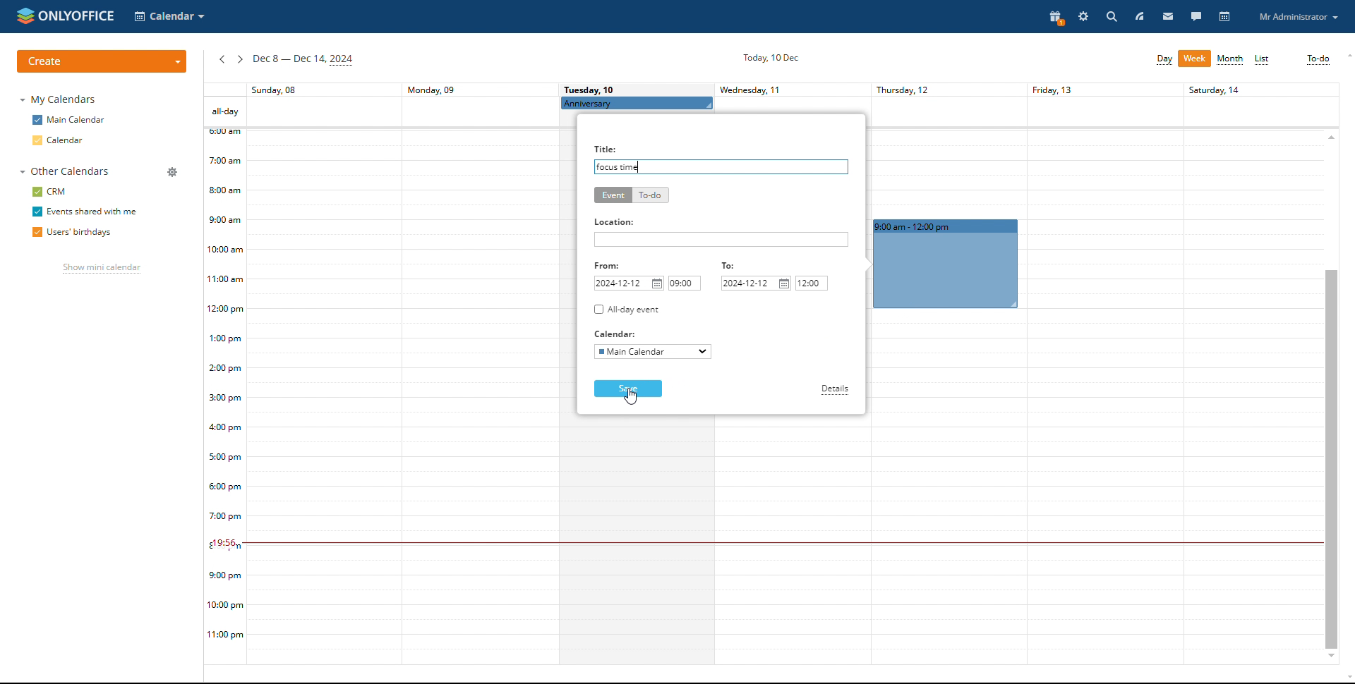  I want to click on feed, so click(1139, 16).